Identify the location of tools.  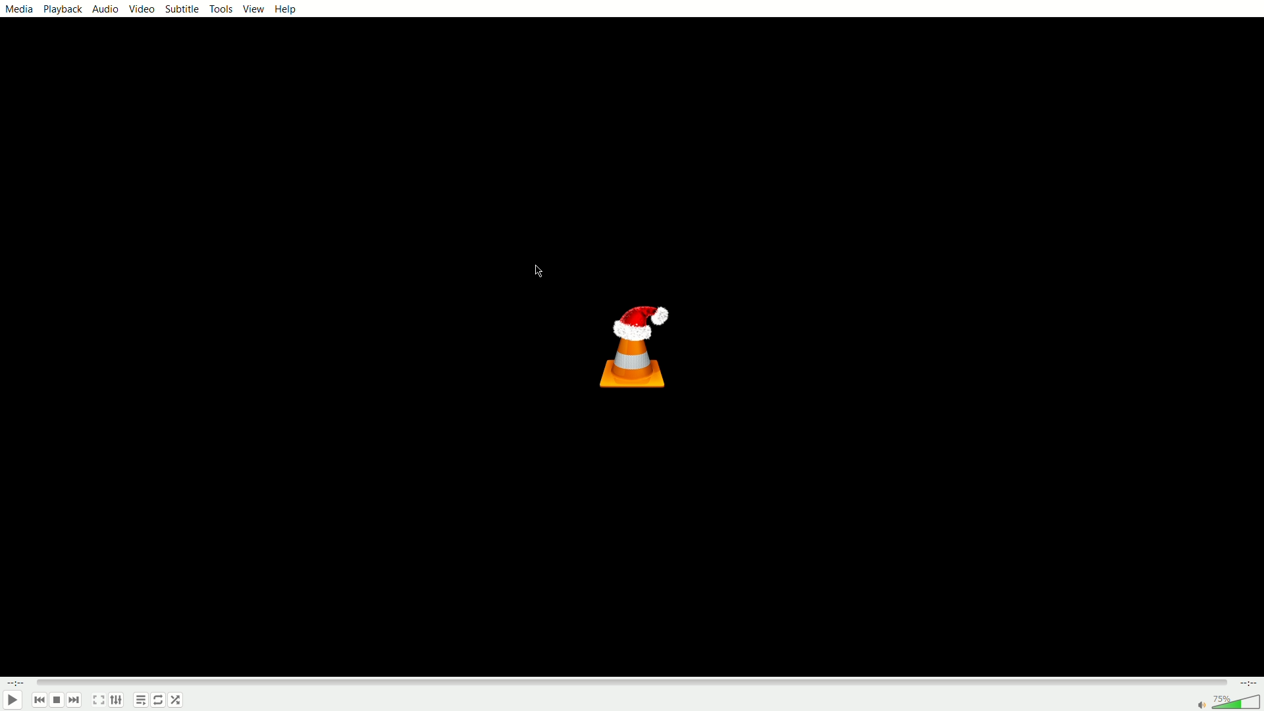
(222, 9).